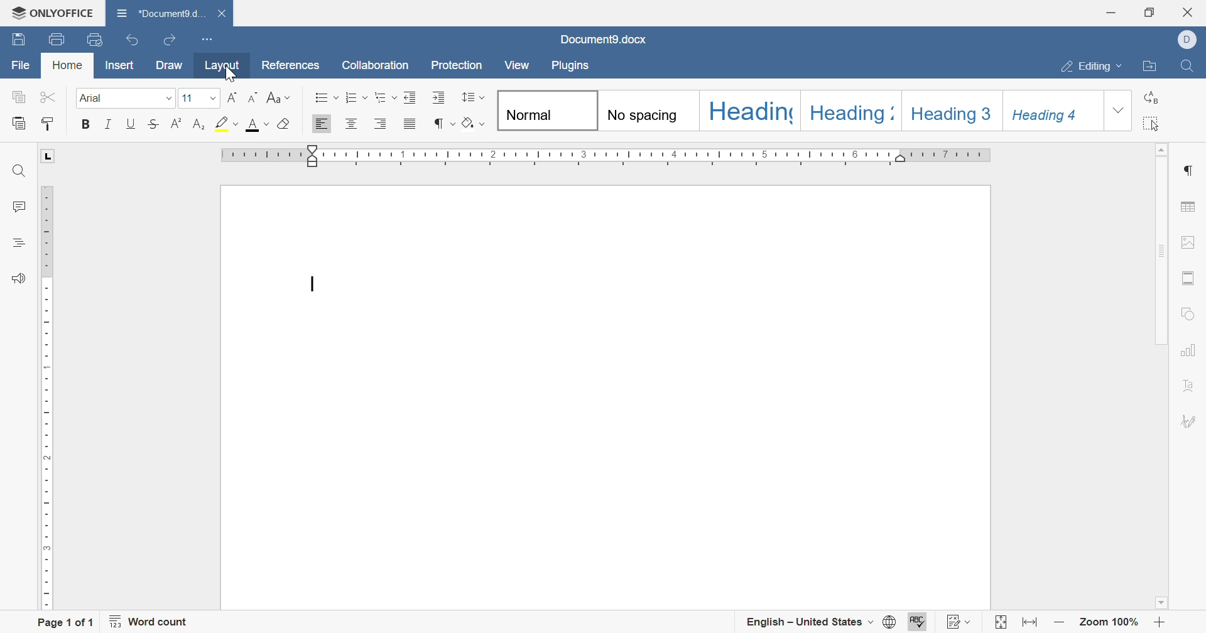 The width and height of the screenshot is (1206, 633). What do you see at coordinates (1188, 242) in the screenshot?
I see `image settings` at bounding box center [1188, 242].